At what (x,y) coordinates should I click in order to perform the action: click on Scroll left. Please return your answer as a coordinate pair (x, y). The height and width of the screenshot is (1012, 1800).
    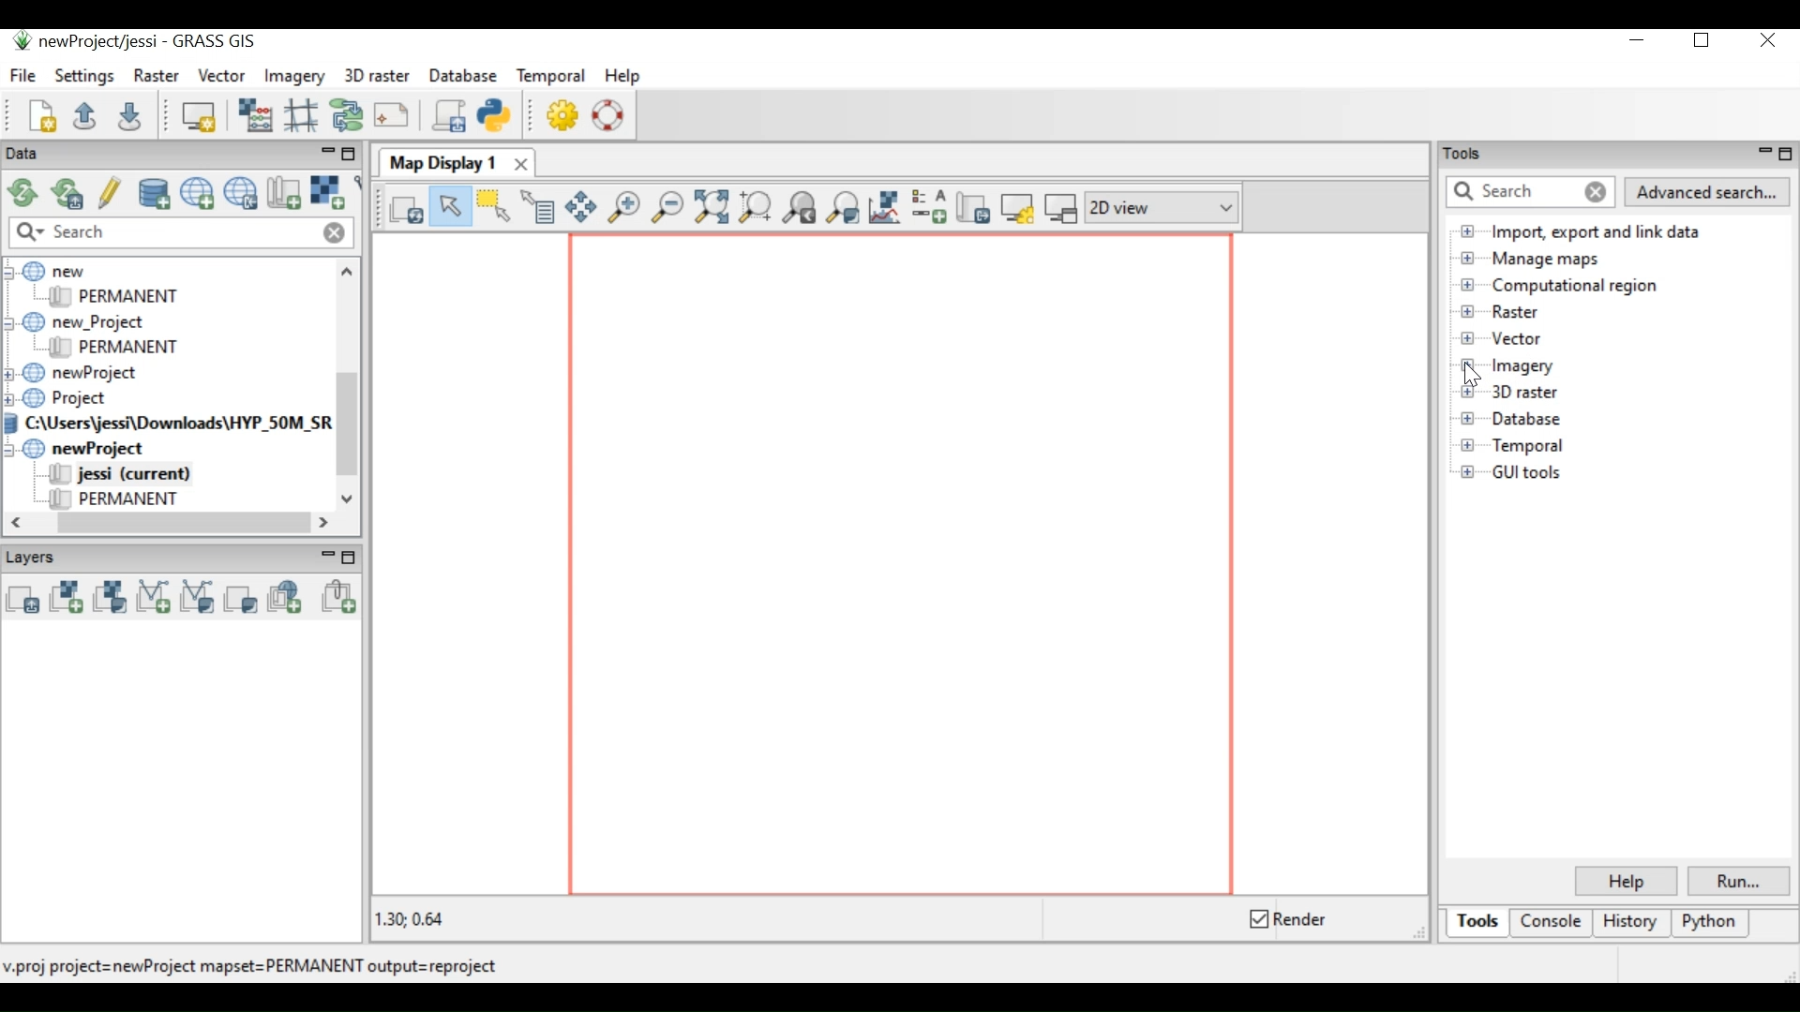
    Looking at the image, I should click on (16, 523).